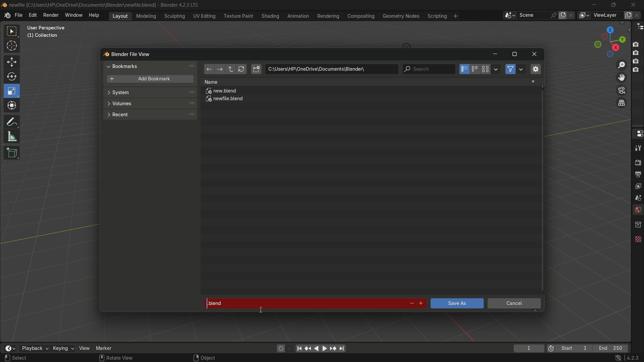 This screenshot has height=362, width=644. What do you see at coordinates (4, 4) in the screenshot?
I see `Blend` at bounding box center [4, 4].